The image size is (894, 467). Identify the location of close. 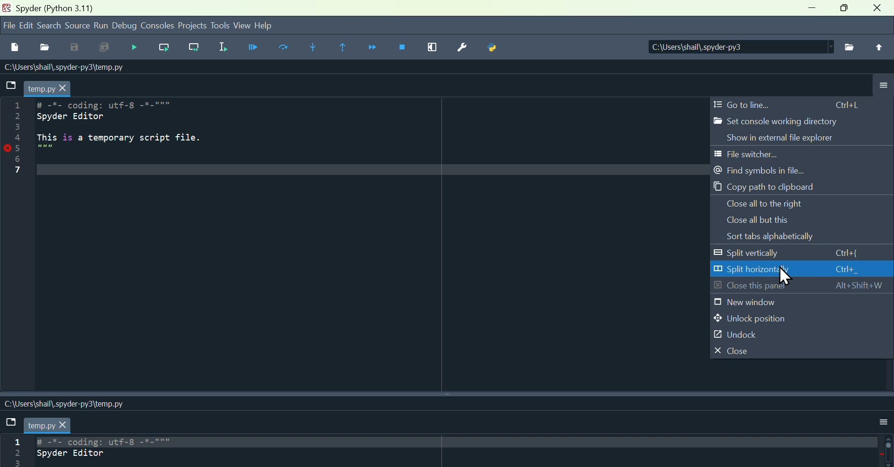
(877, 10).